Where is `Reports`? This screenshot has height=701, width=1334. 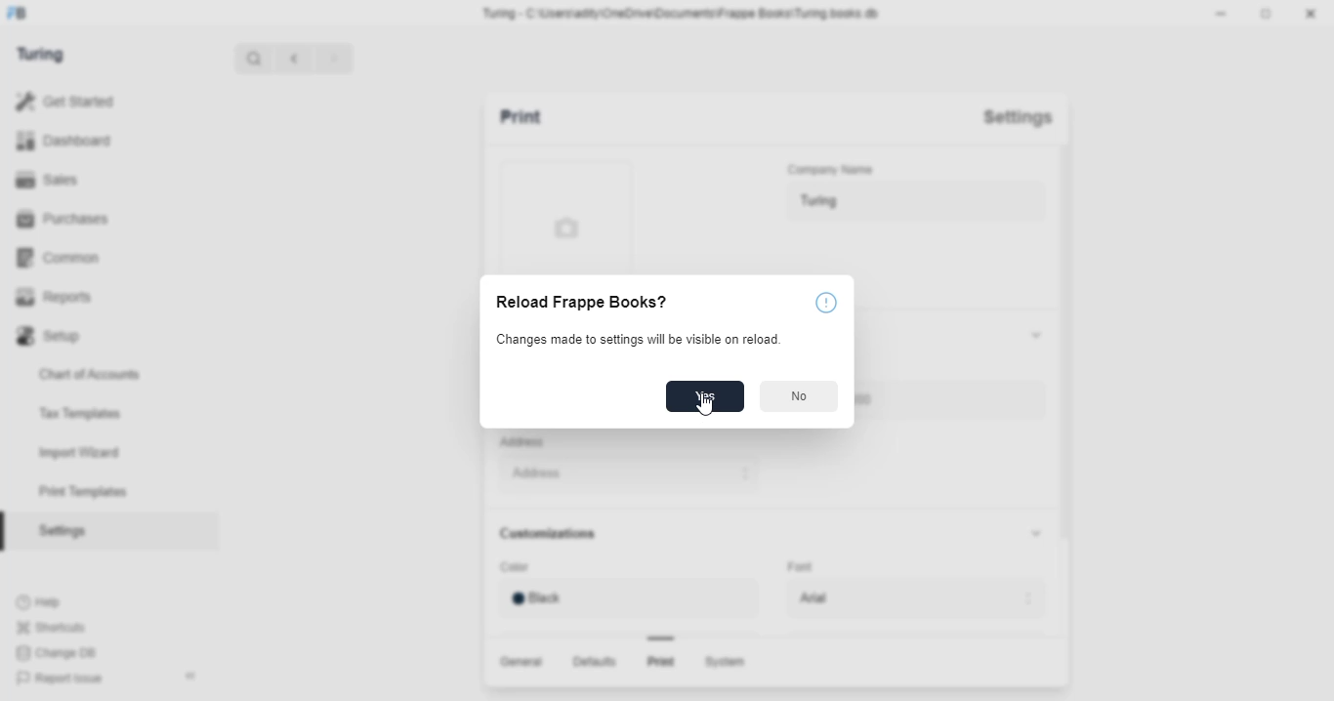
Reports is located at coordinates (62, 298).